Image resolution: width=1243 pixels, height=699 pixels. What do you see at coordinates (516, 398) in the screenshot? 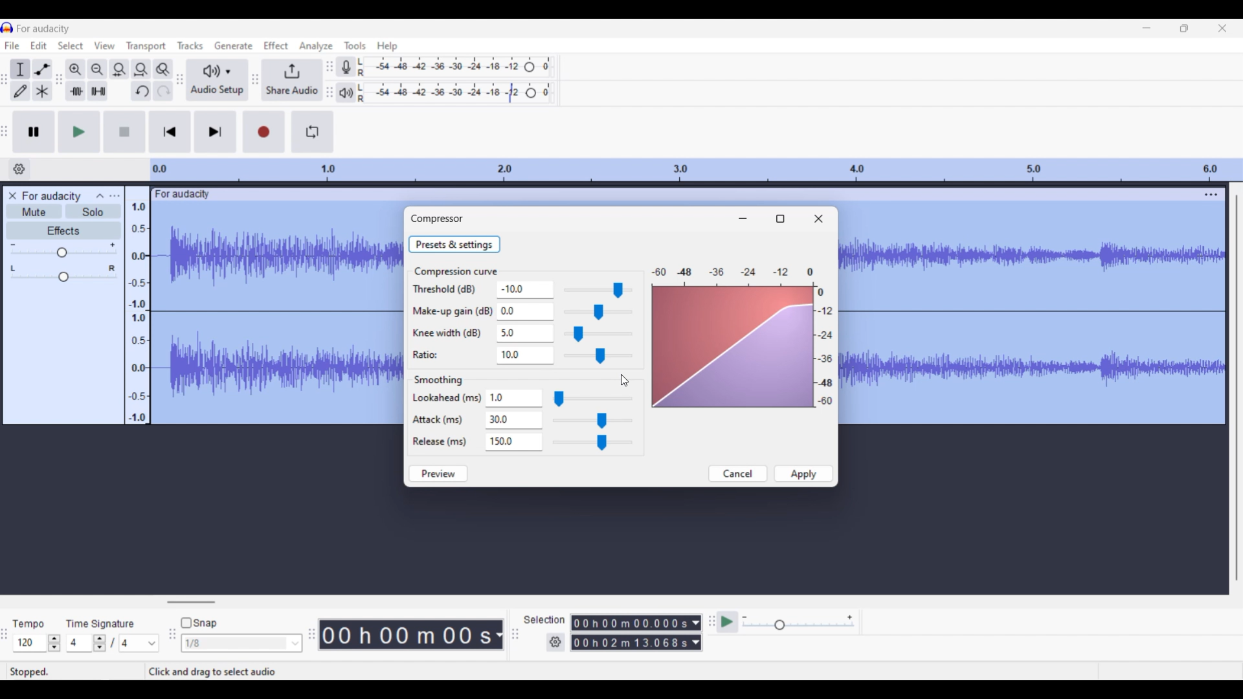
I see `Text box for Lookahead` at bounding box center [516, 398].